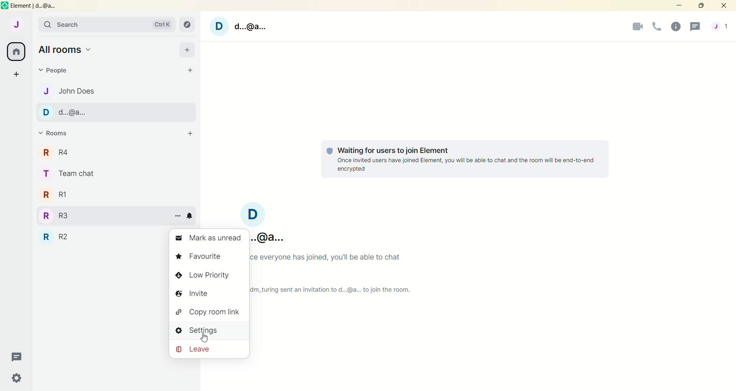  I want to click on all rooms, so click(68, 49).